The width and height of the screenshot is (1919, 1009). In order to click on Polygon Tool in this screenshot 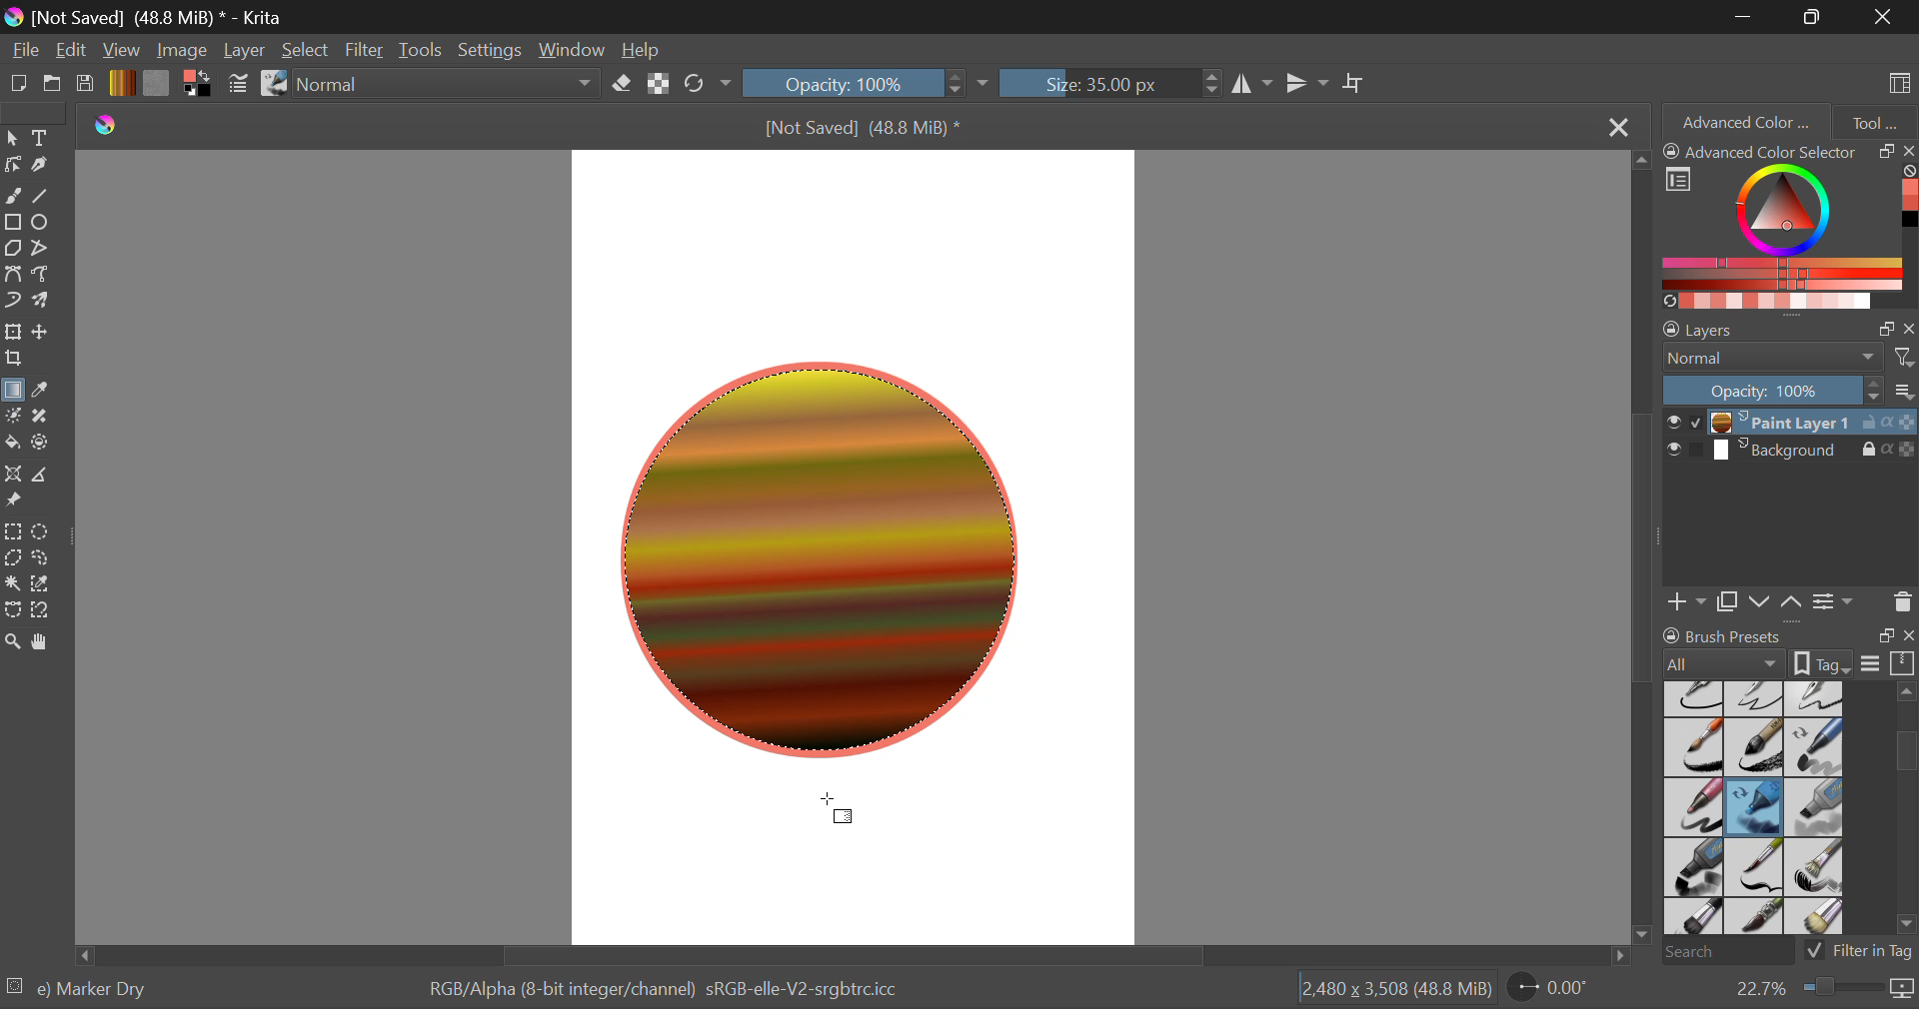, I will do `click(12, 249)`.